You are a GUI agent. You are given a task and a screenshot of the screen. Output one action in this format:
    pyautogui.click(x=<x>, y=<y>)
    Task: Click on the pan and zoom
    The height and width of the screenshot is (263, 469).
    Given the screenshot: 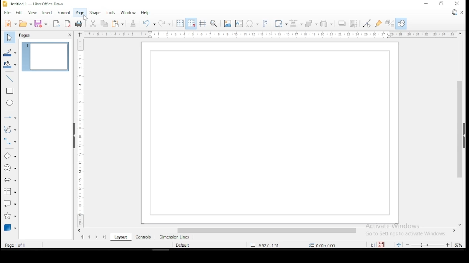 What is the action you would take?
    pyautogui.click(x=214, y=24)
    